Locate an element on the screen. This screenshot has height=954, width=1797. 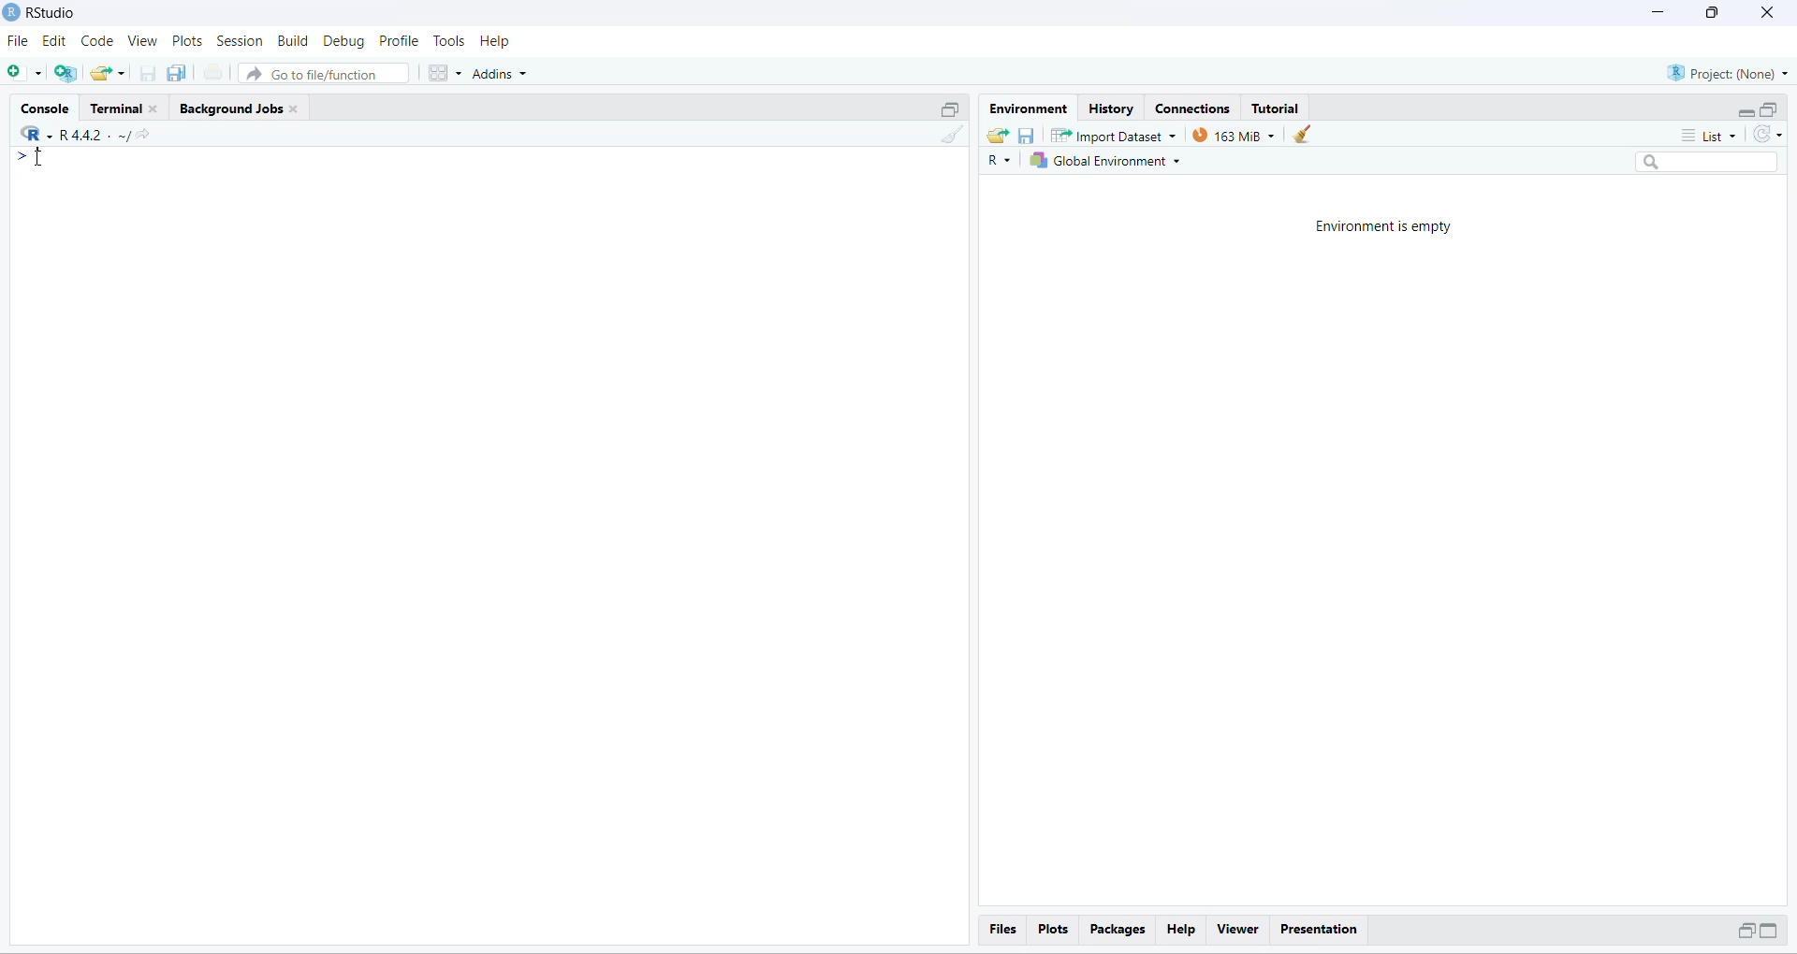
minimize is located at coordinates (1746, 114).